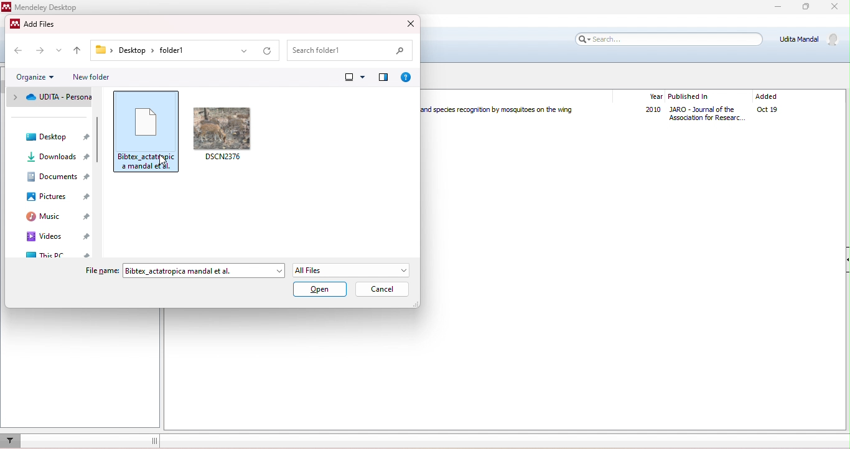  What do you see at coordinates (60, 50) in the screenshot?
I see `drop down` at bounding box center [60, 50].